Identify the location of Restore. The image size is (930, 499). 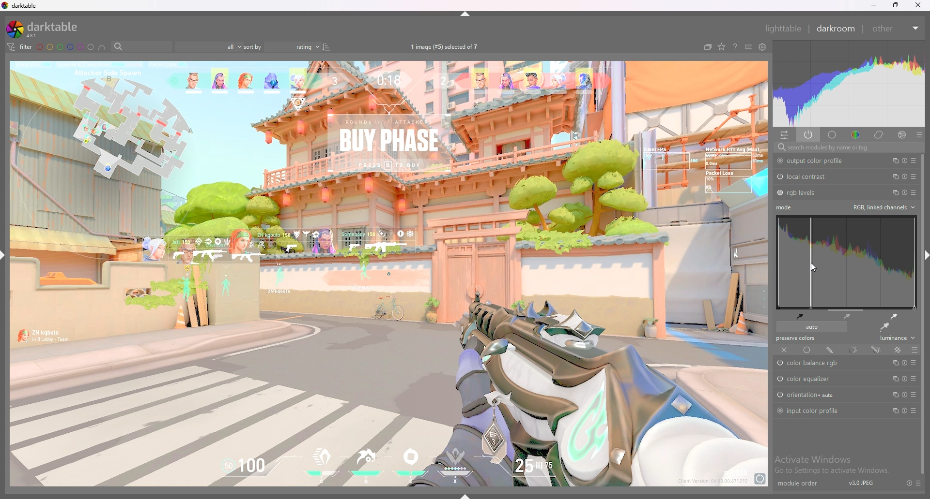
(895, 7).